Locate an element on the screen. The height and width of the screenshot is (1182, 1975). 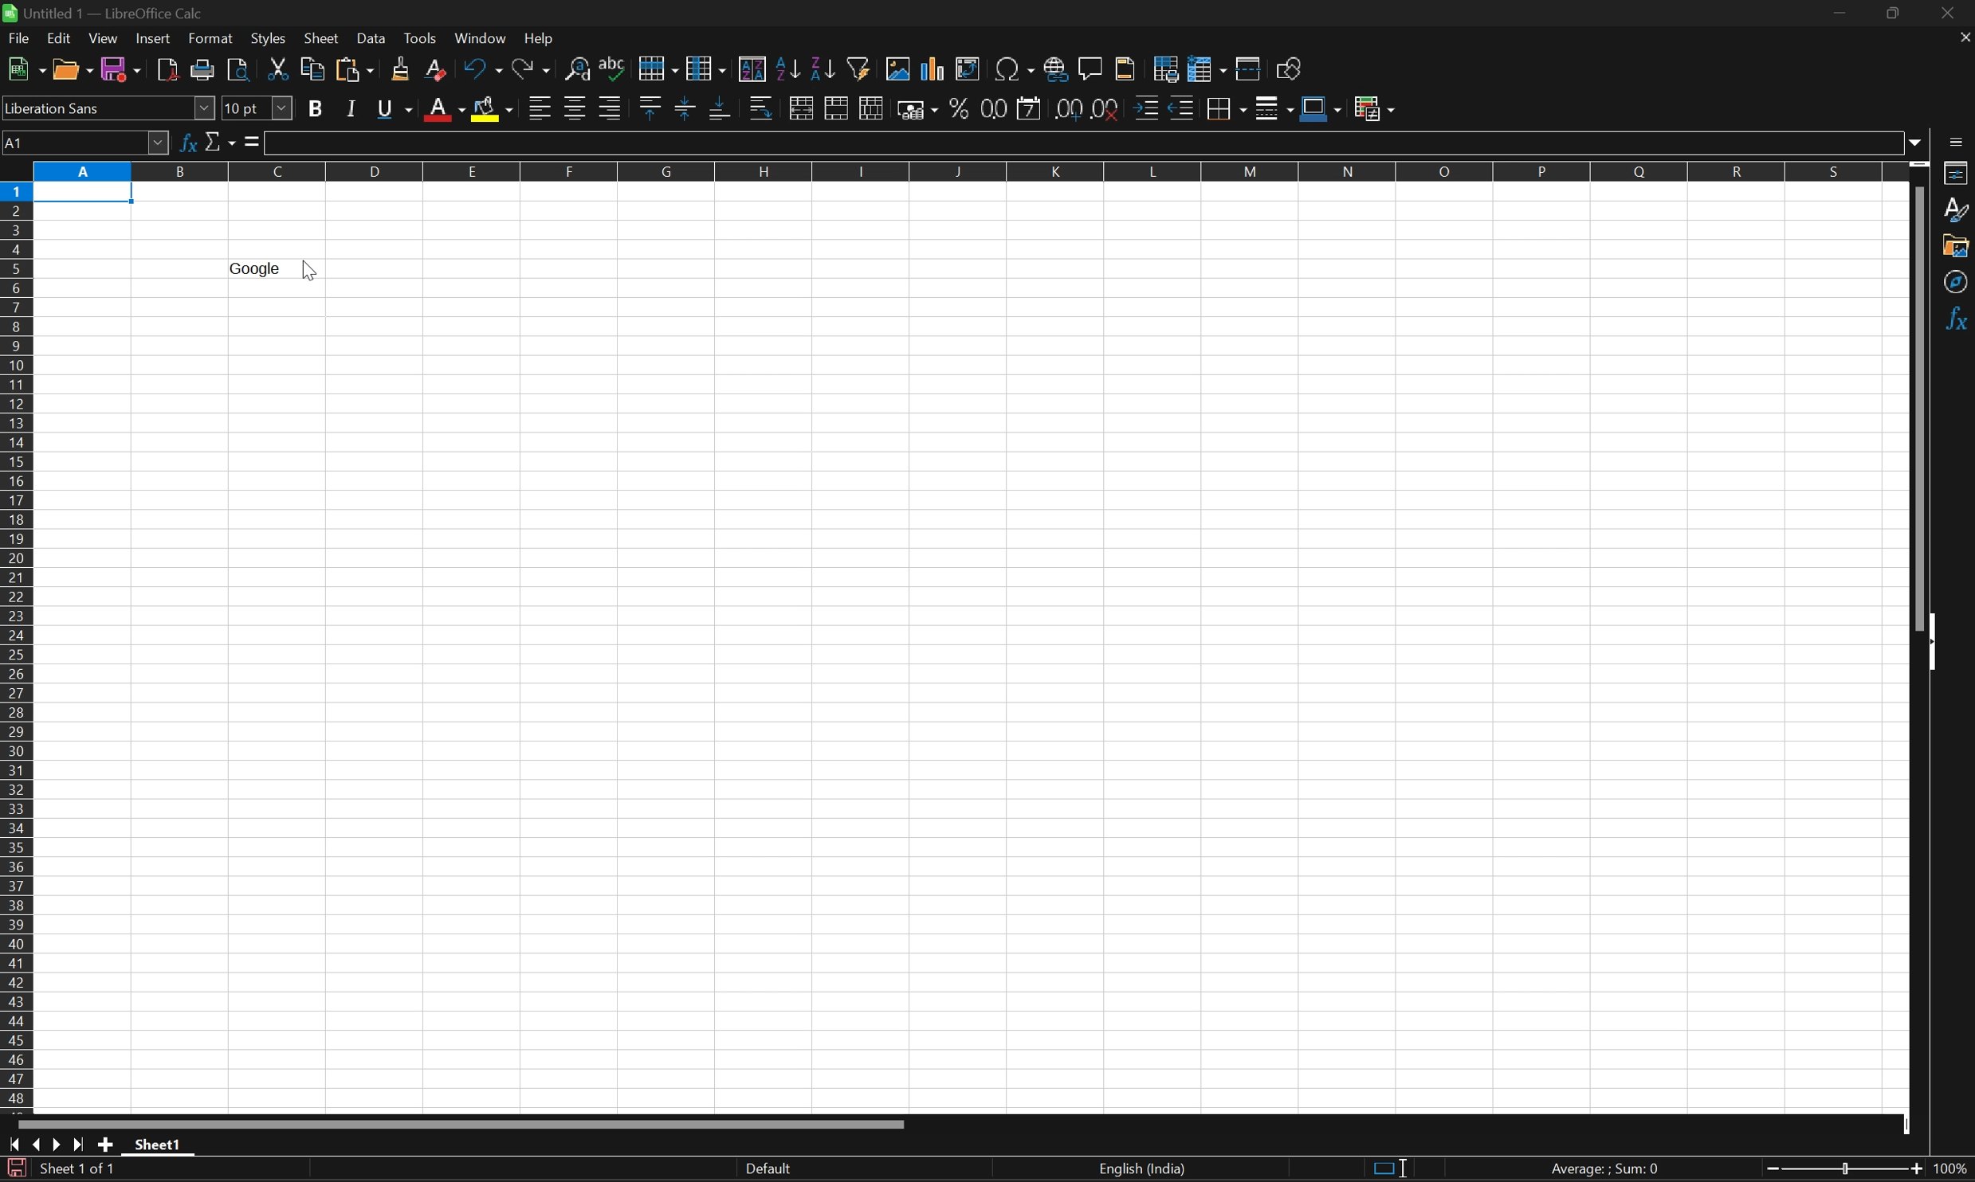
Scroll to previous sheet is located at coordinates (37, 1145).